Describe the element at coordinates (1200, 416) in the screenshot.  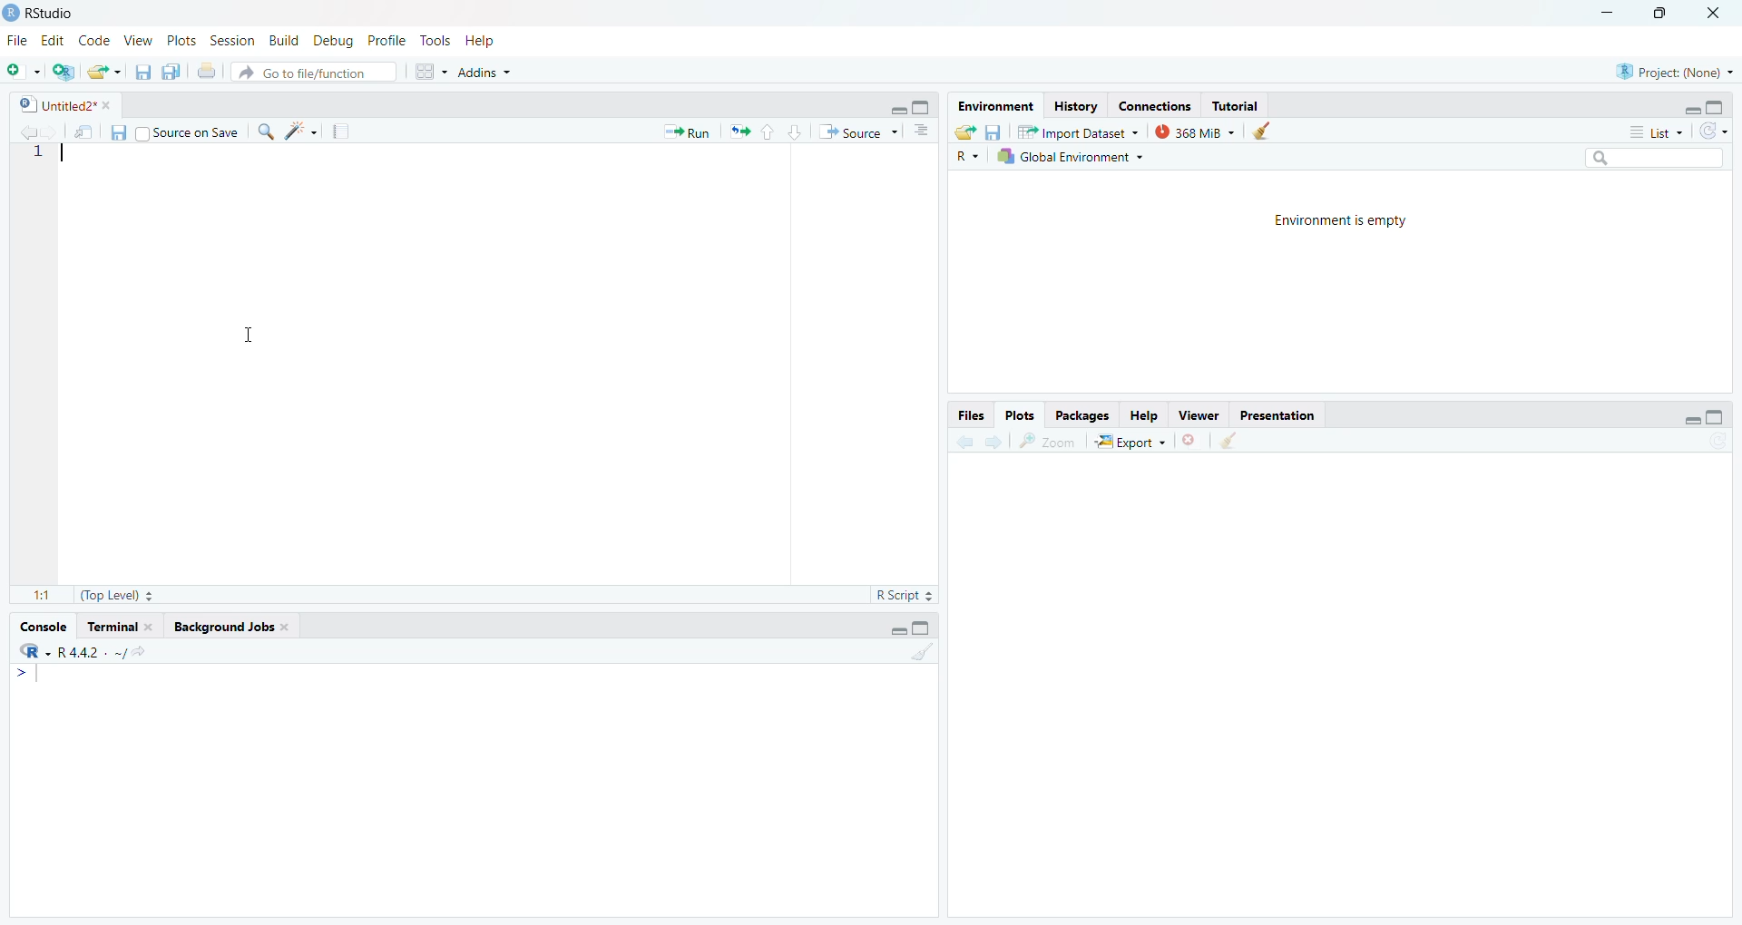
I see `viewer` at that location.